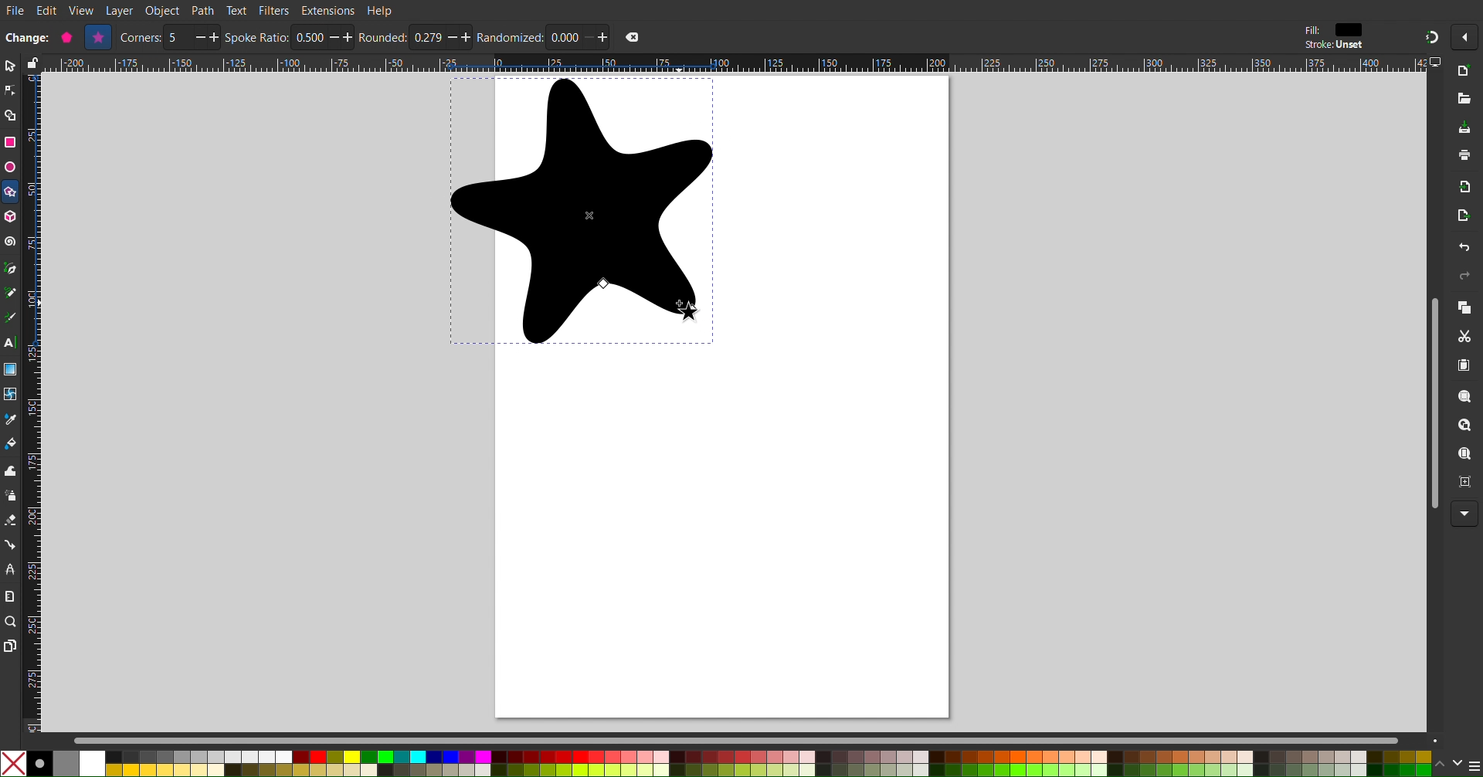 The height and width of the screenshot is (777, 1483). I want to click on Zoom Selection, so click(1466, 399).